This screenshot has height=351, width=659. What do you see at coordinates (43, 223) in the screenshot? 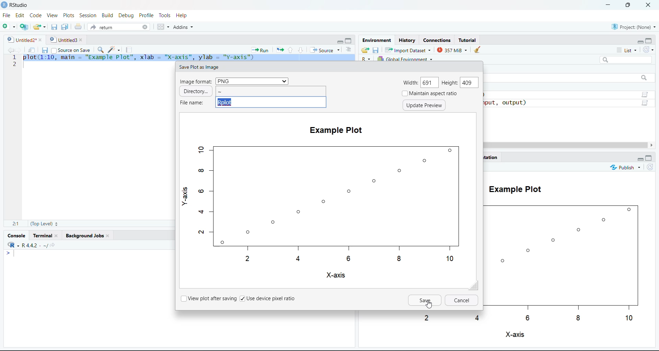
I see `(Top Level):` at bounding box center [43, 223].